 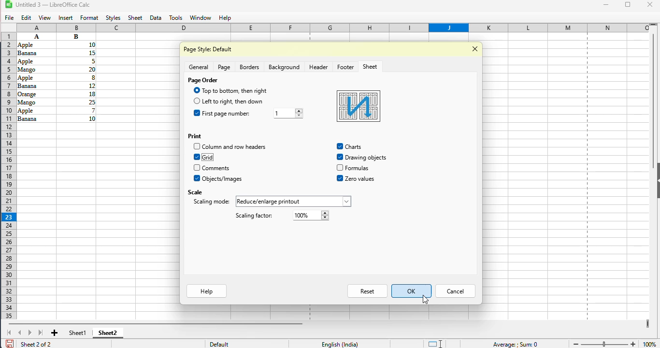 What do you see at coordinates (76, 61) in the screenshot?
I see `` at bounding box center [76, 61].